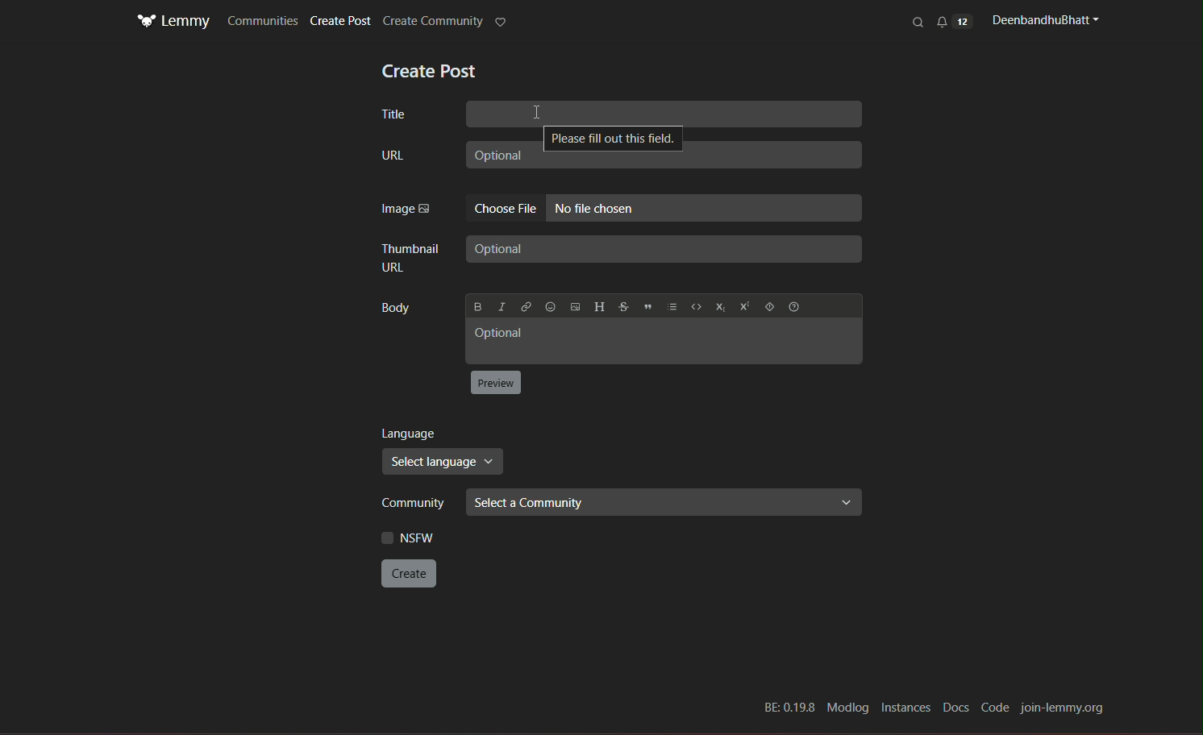 This screenshot has height=735, width=1203. Describe the element at coordinates (400, 310) in the screenshot. I see `Body` at that location.